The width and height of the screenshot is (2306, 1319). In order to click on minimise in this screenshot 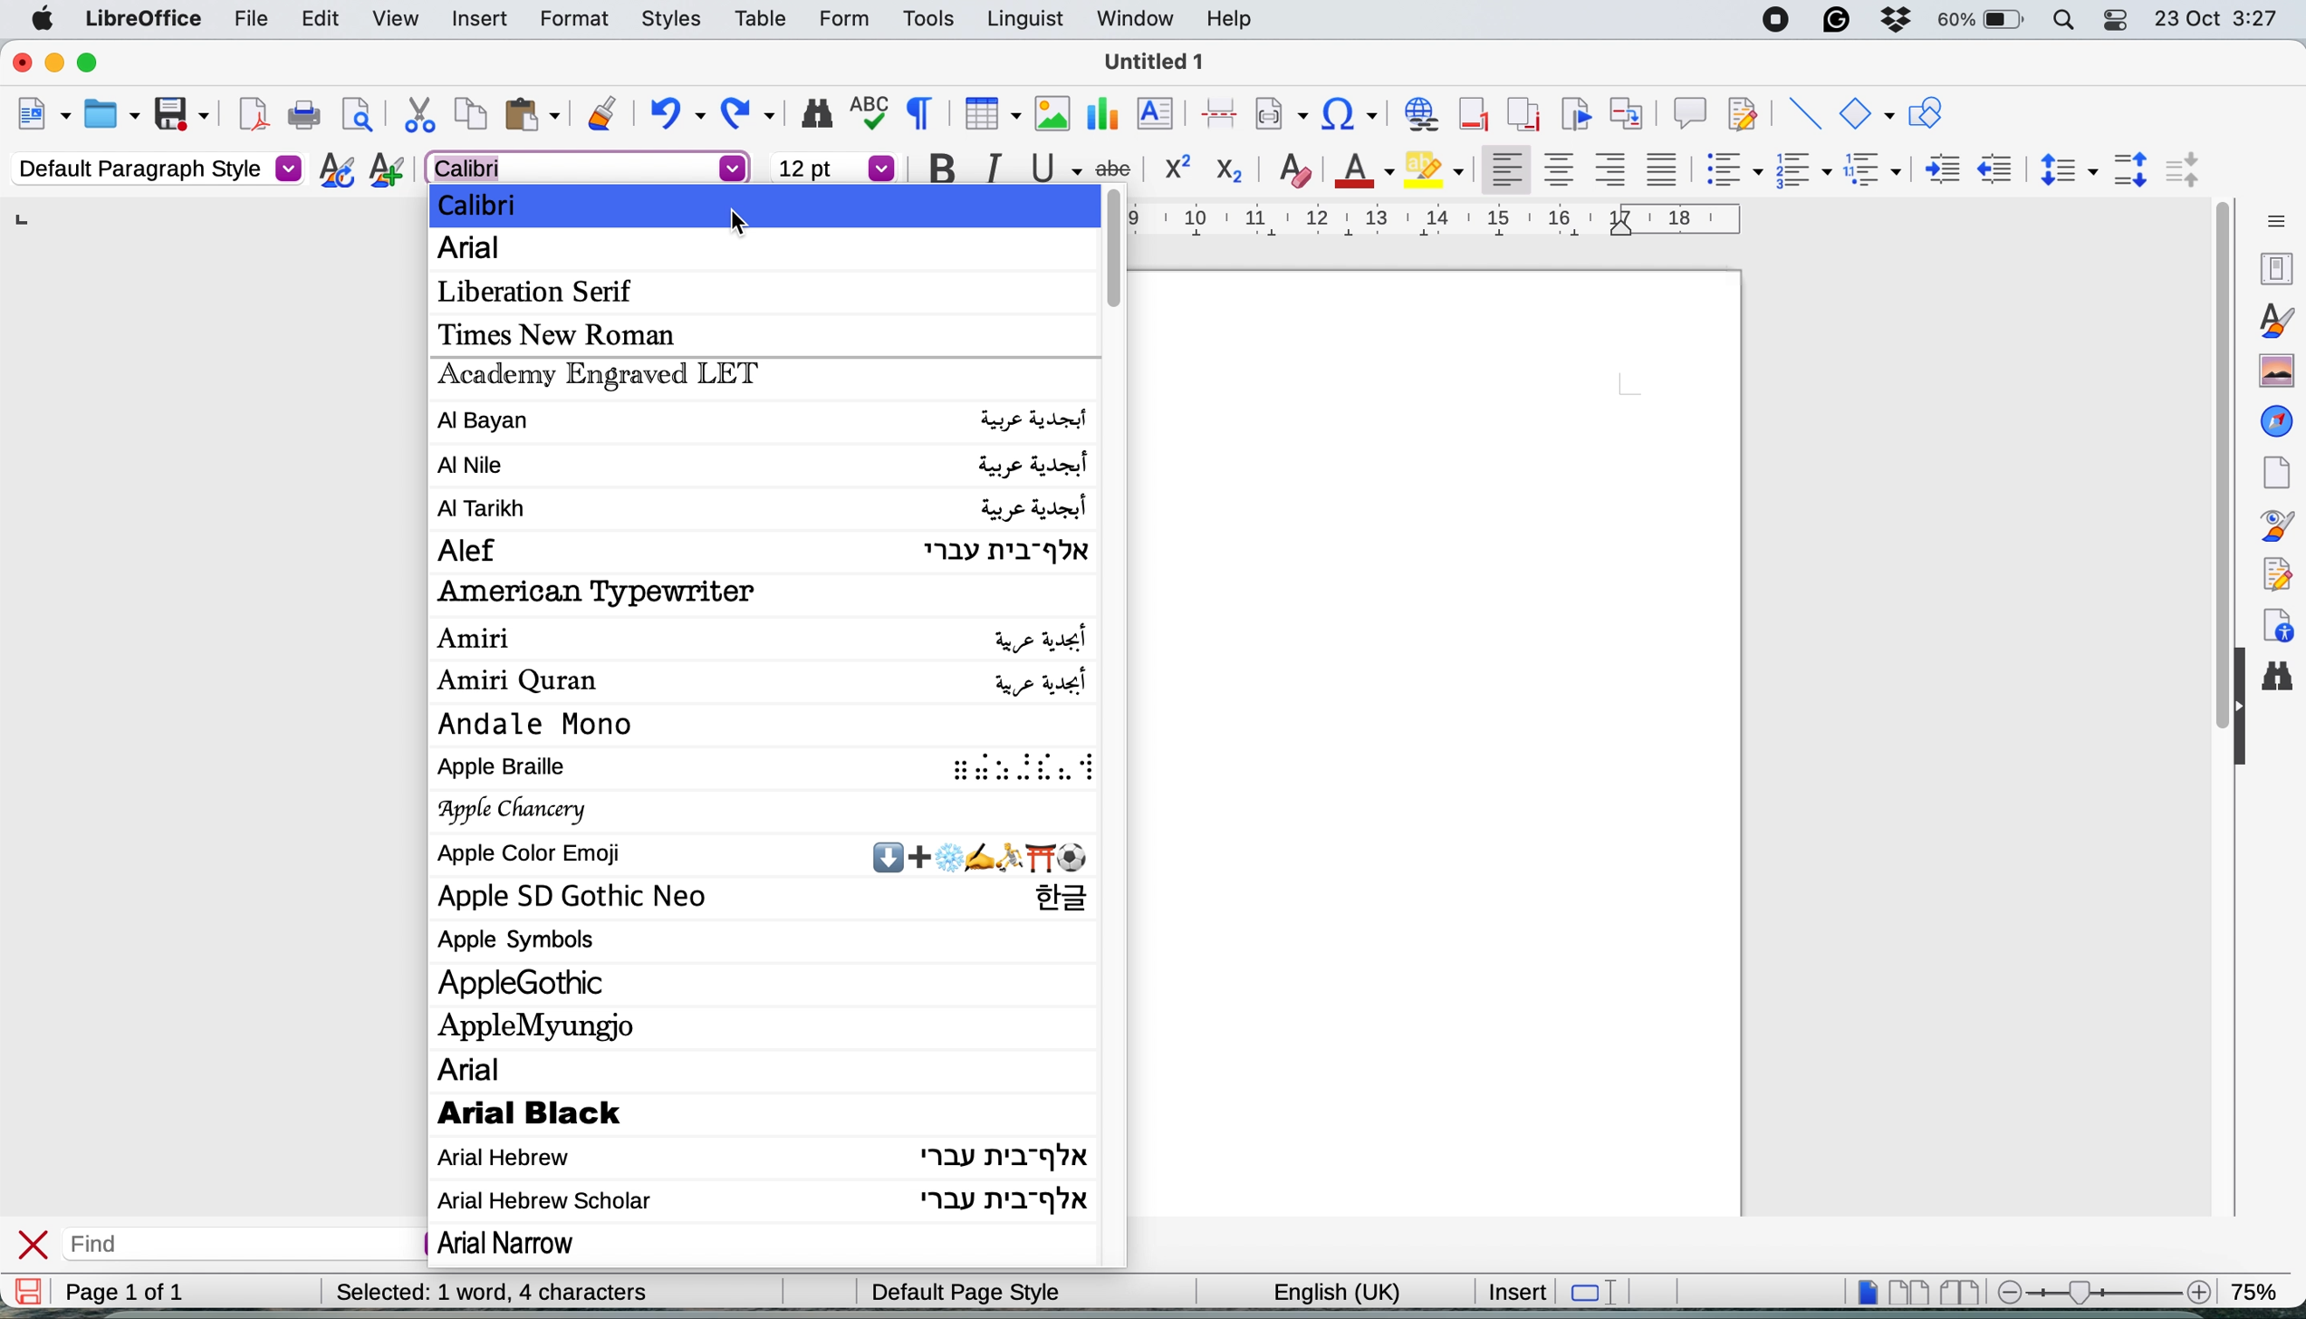, I will do `click(52, 63)`.